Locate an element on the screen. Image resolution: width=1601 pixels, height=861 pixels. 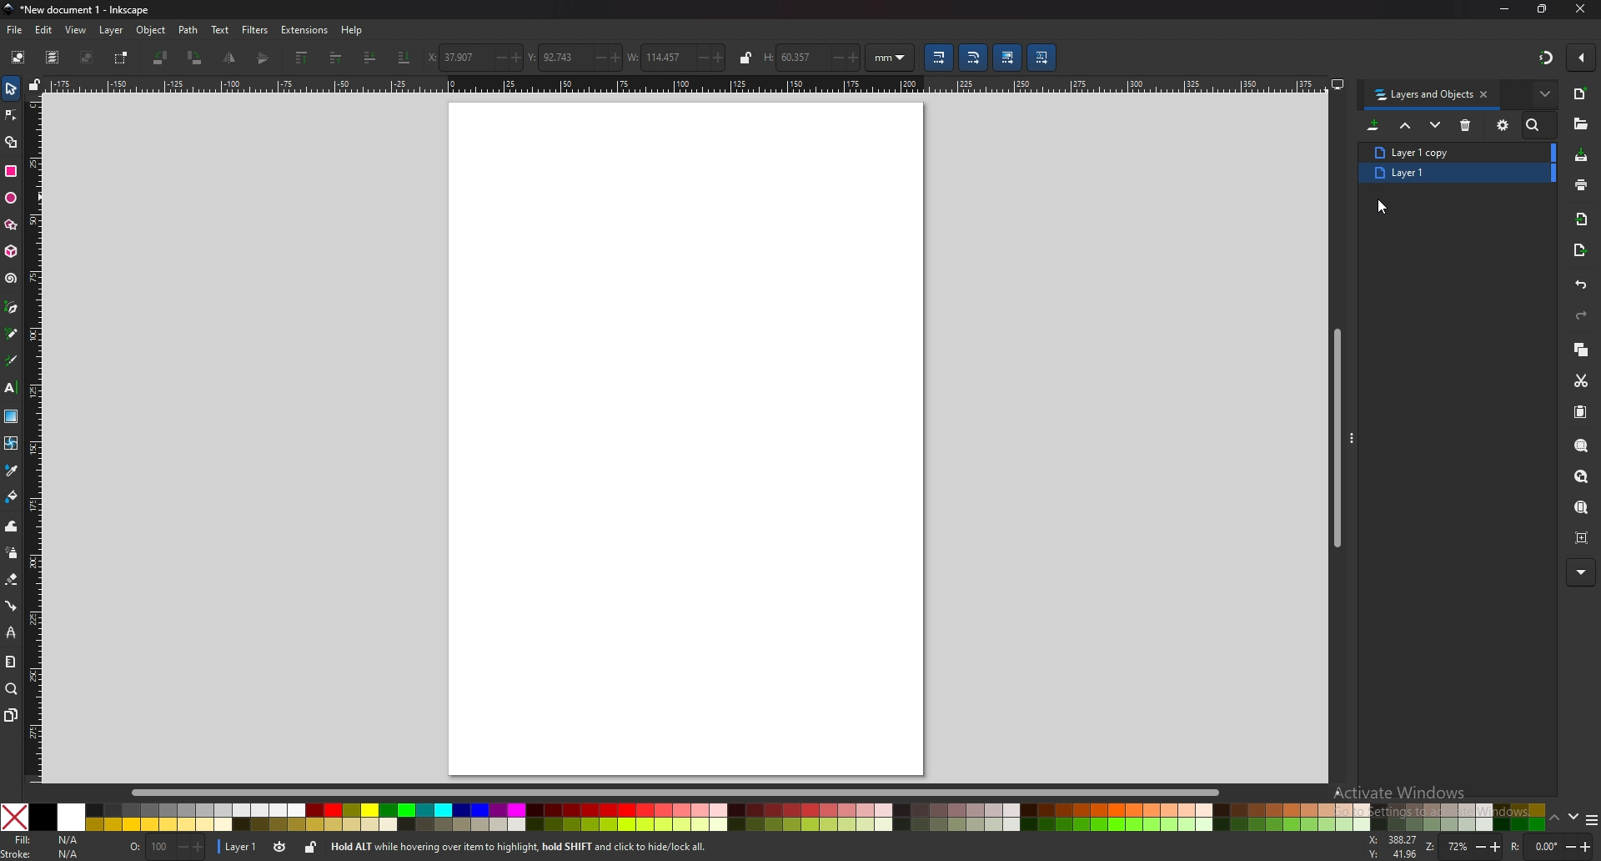
toggle selection box is located at coordinates (120, 58).